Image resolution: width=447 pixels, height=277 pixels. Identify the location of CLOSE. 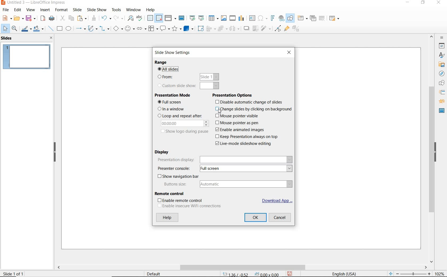
(289, 53).